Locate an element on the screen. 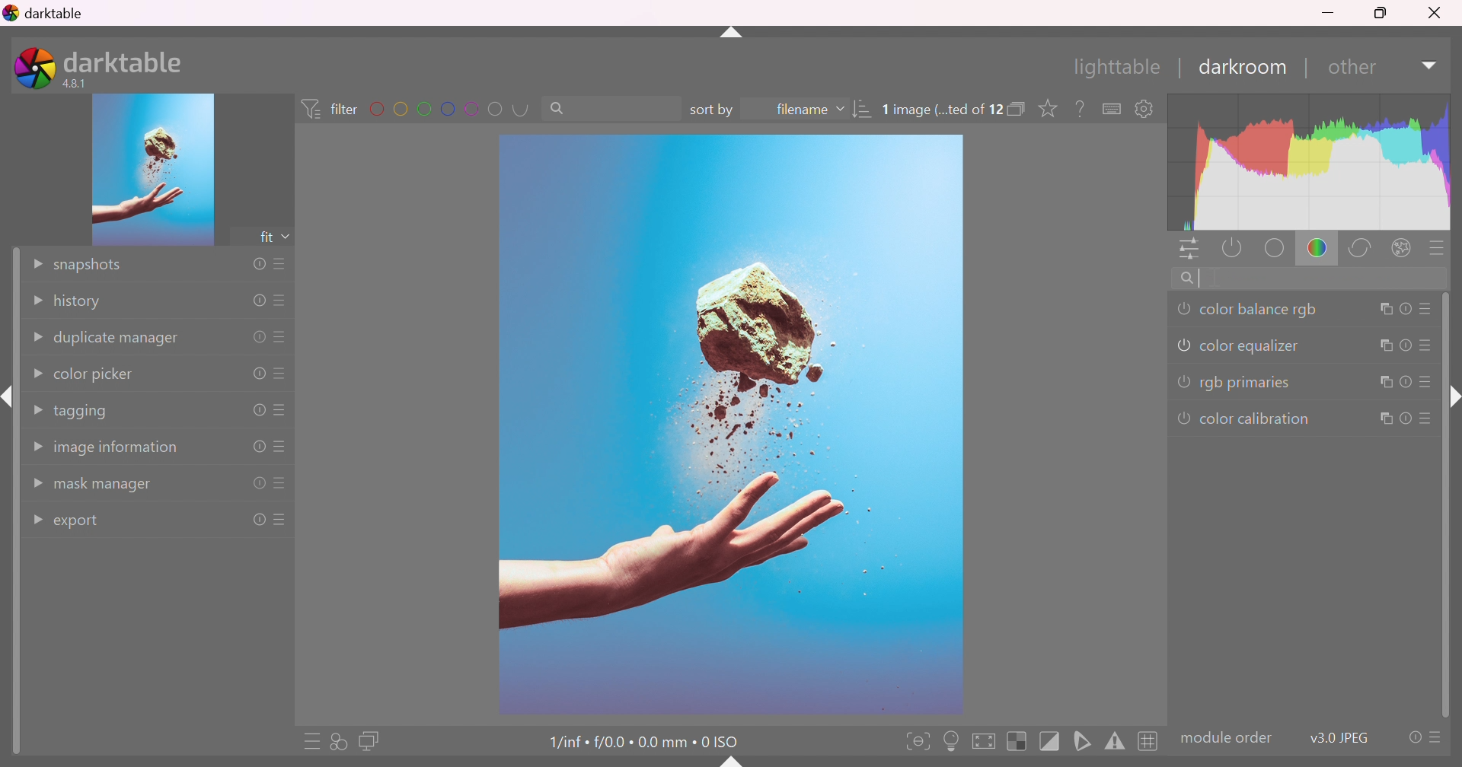 The height and width of the screenshot is (767, 1462). tagging is located at coordinates (85, 415).